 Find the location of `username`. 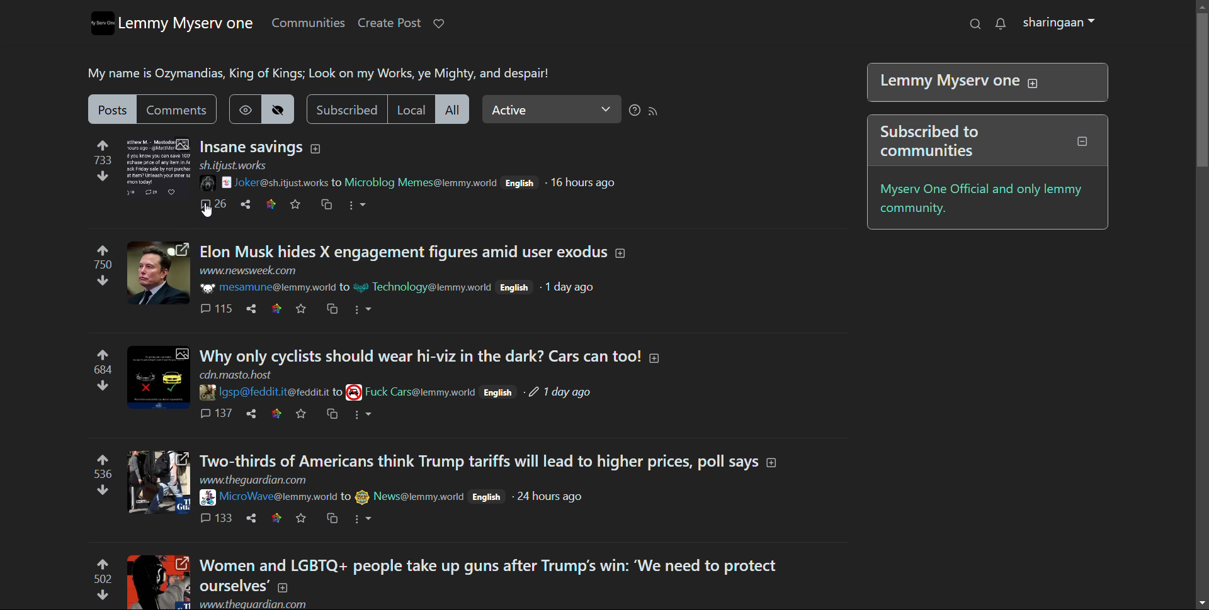

username is located at coordinates (275, 392).